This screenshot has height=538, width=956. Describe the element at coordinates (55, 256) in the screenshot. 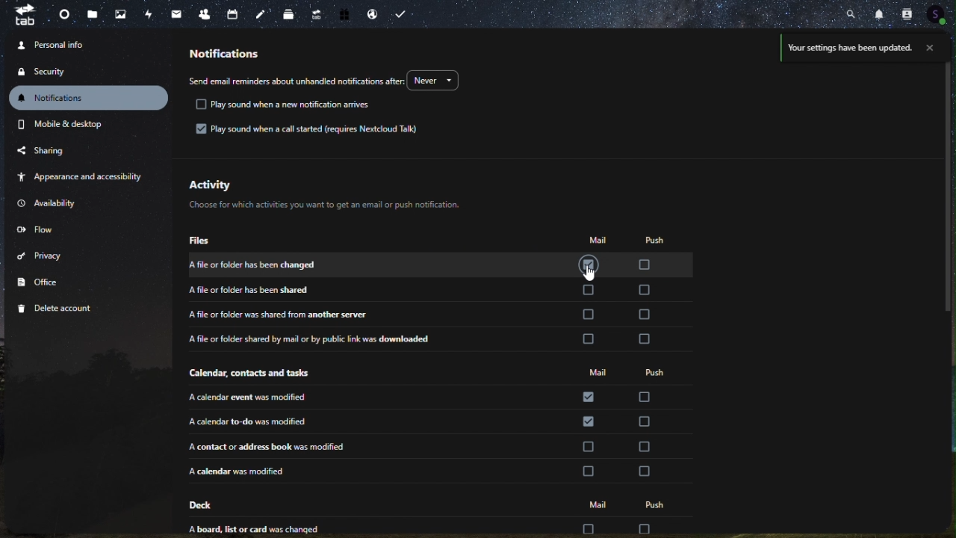

I see `privacy` at that location.